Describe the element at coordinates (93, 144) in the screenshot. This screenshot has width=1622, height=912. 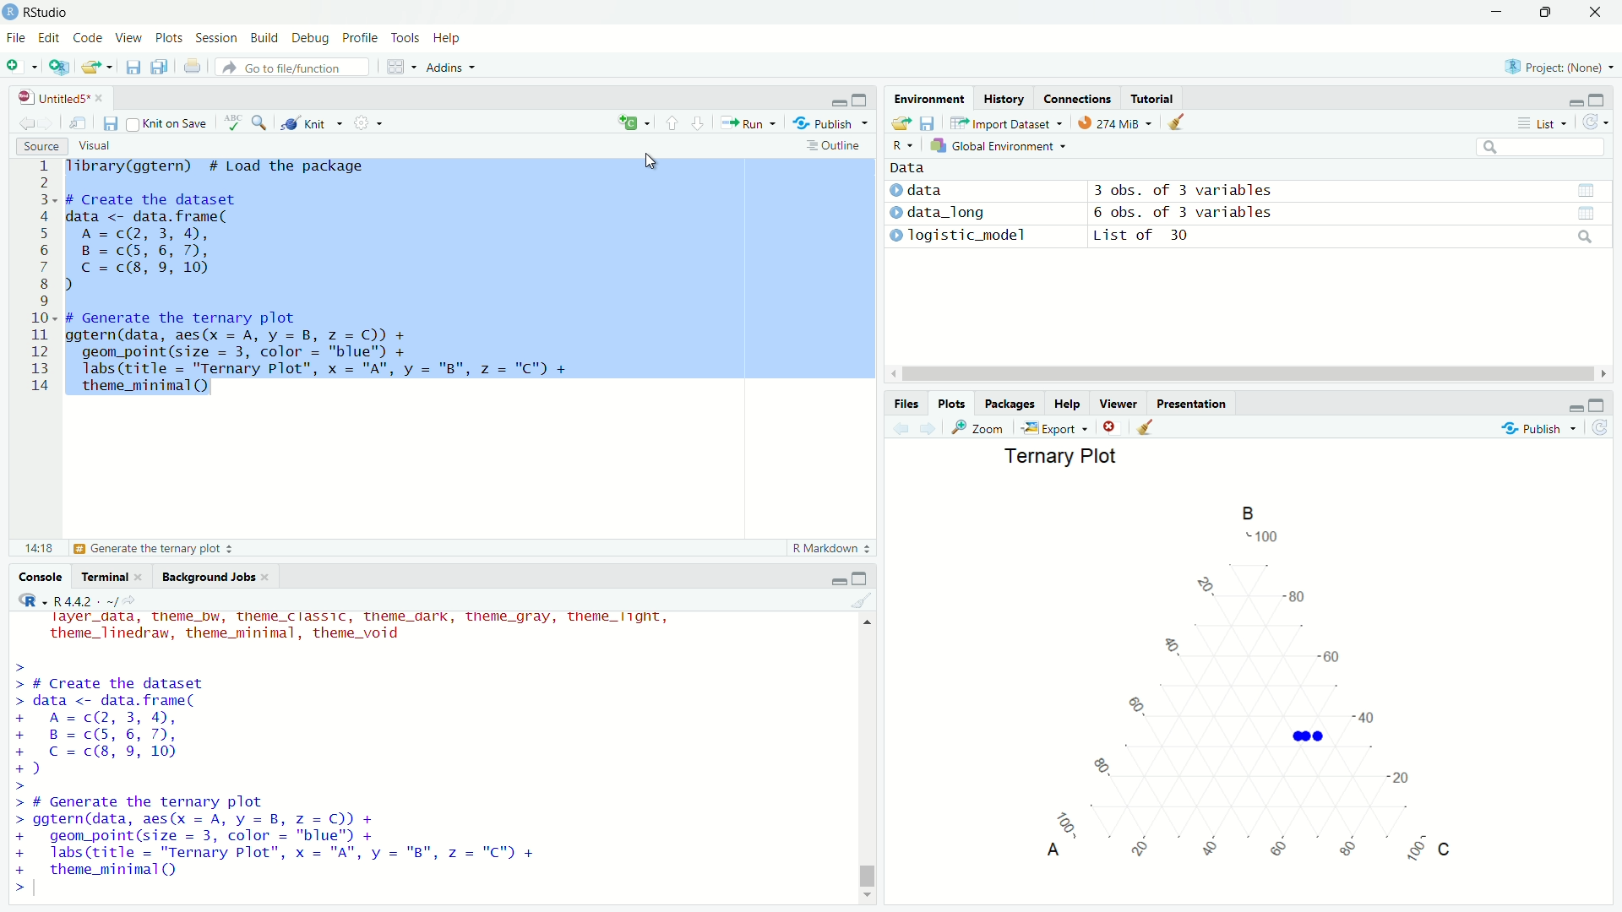
I see `Visual` at that location.